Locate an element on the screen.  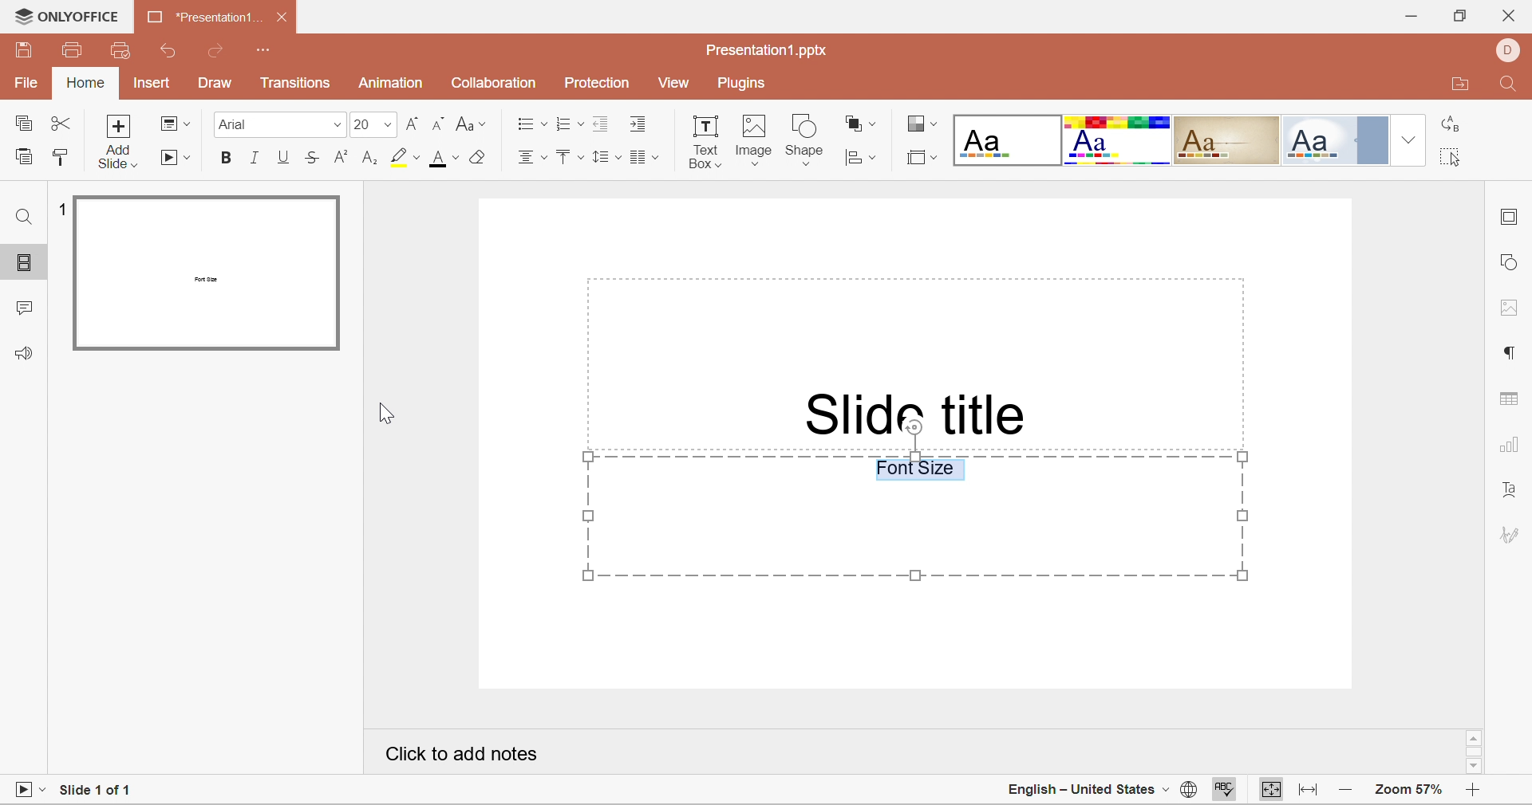
Line spacing is located at coordinates (604, 159).